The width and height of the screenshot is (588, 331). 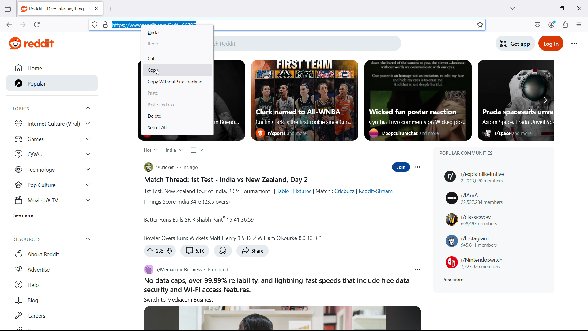 I want to click on close tab, so click(x=96, y=8).